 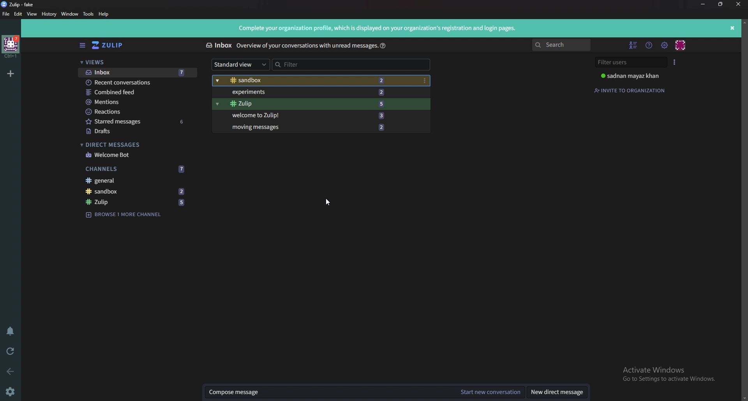 I want to click on Standard view, so click(x=241, y=65).